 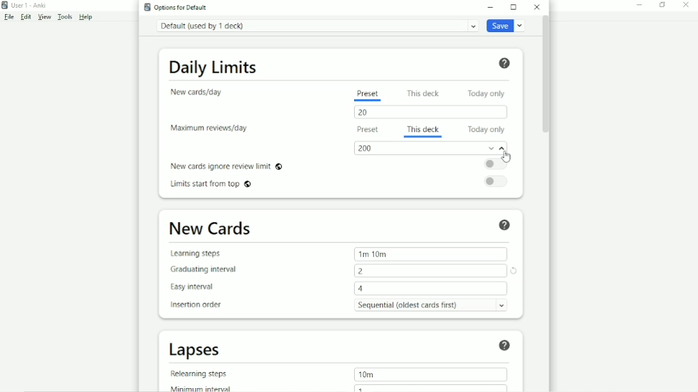 I want to click on Close, so click(x=686, y=5).